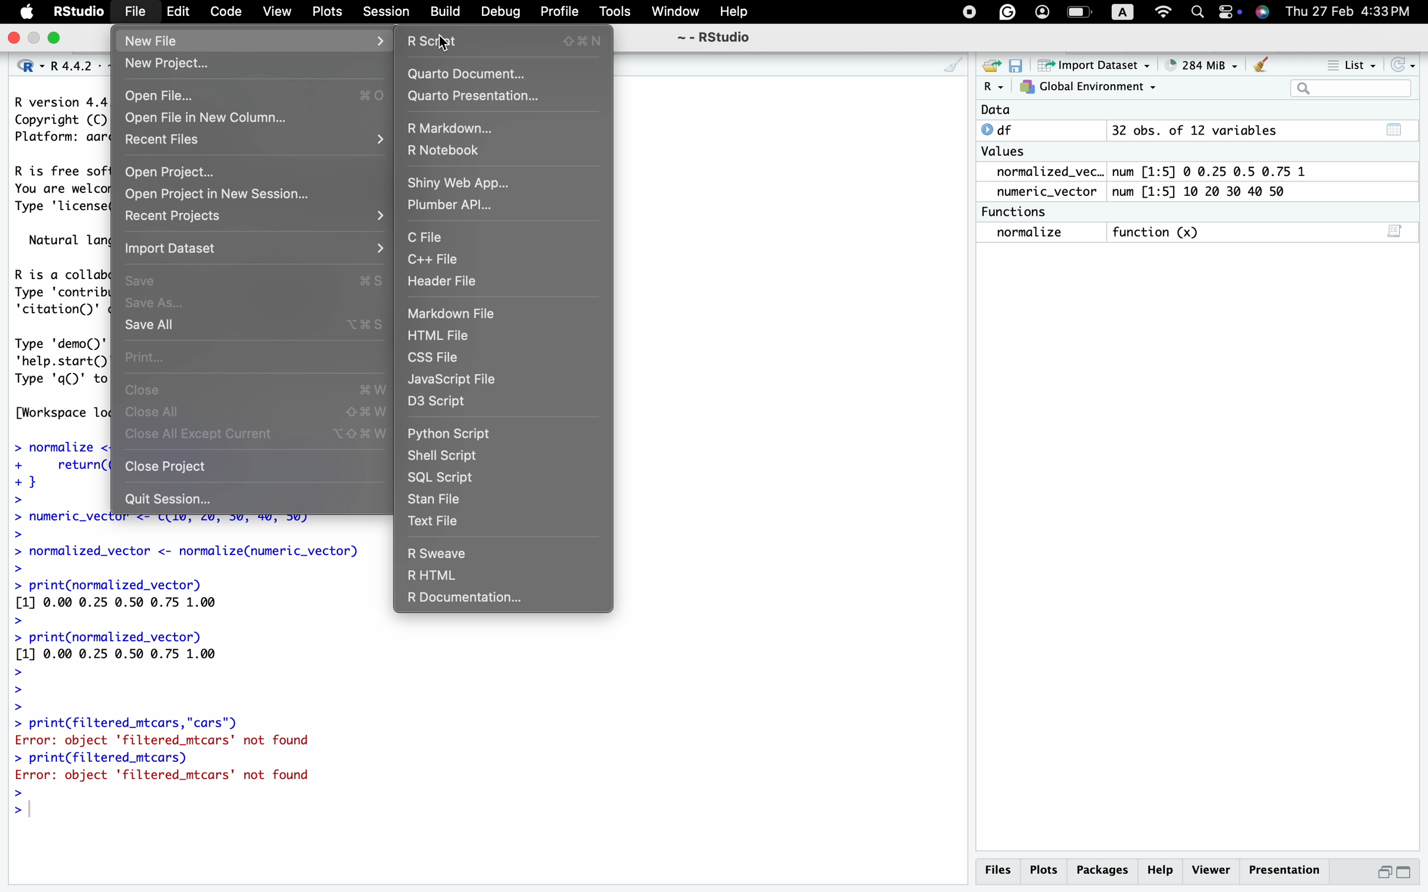  Describe the element at coordinates (967, 10) in the screenshot. I see `PAUSE` at that location.